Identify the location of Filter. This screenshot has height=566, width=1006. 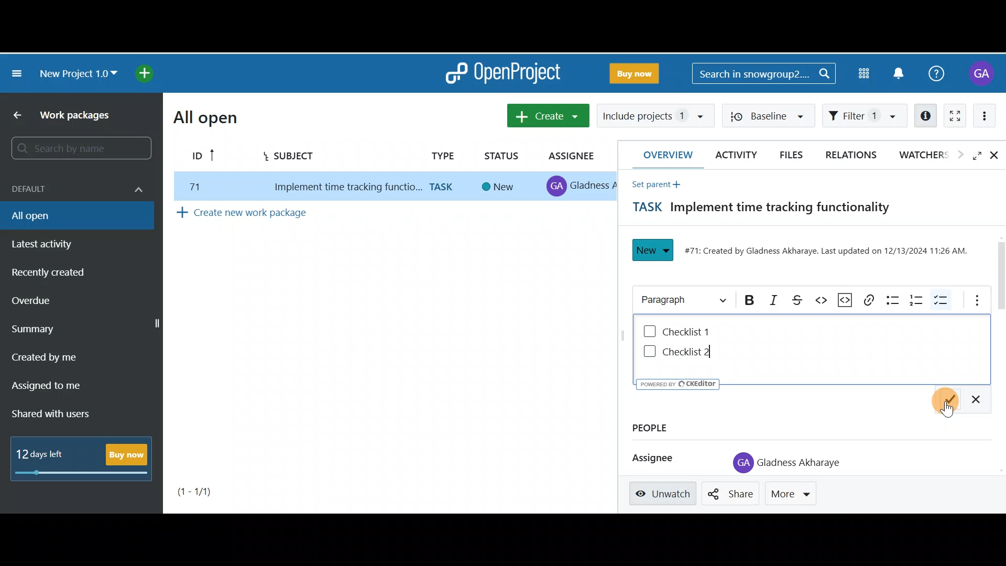
(867, 116).